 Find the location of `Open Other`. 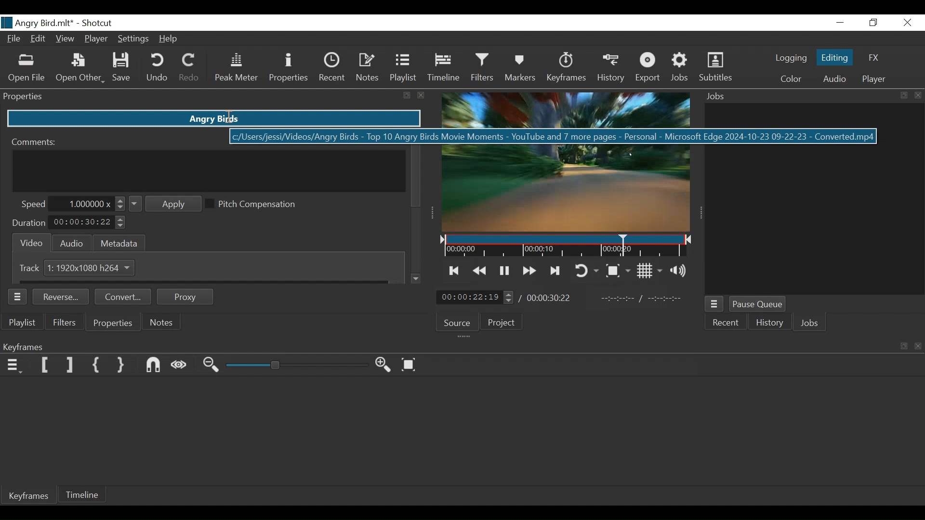

Open Other is located at coordinates (80, 69).